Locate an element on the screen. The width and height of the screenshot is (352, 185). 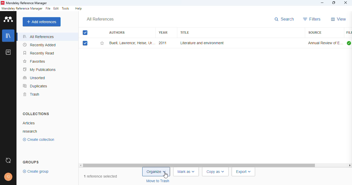
all references is located at coordinates (100, 19).